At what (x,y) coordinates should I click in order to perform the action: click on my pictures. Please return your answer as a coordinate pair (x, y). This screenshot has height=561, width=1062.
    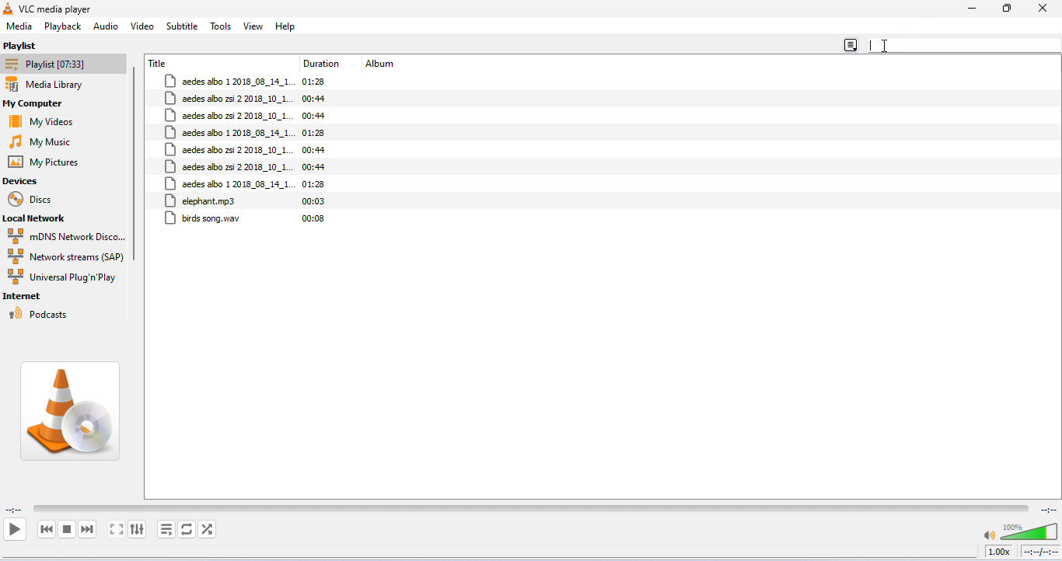
    Looking at the image, I should click on (48, 162).